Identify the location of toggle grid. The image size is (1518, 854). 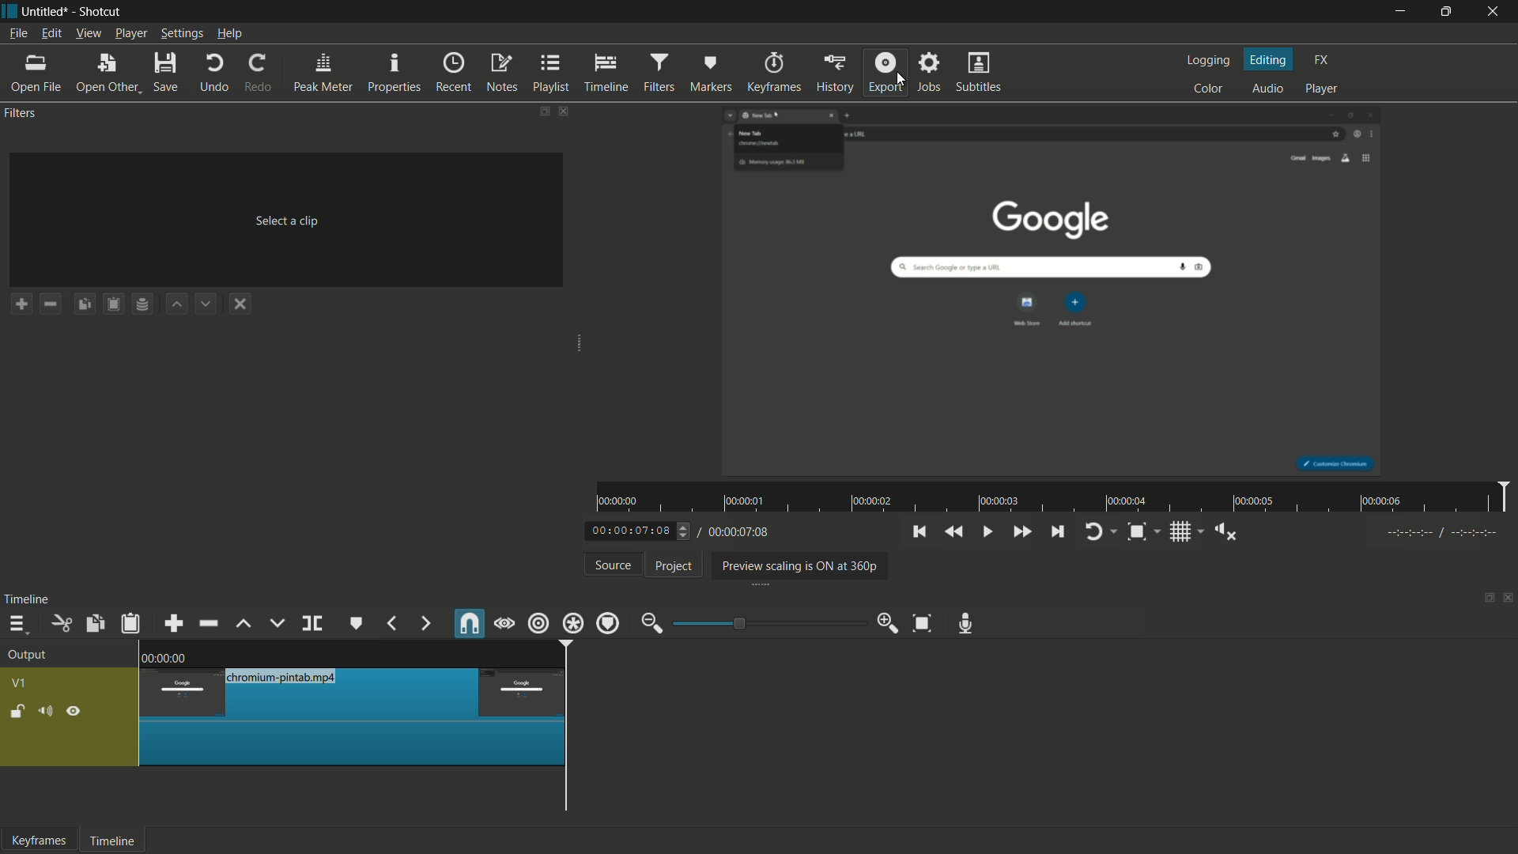
(1182, 532).